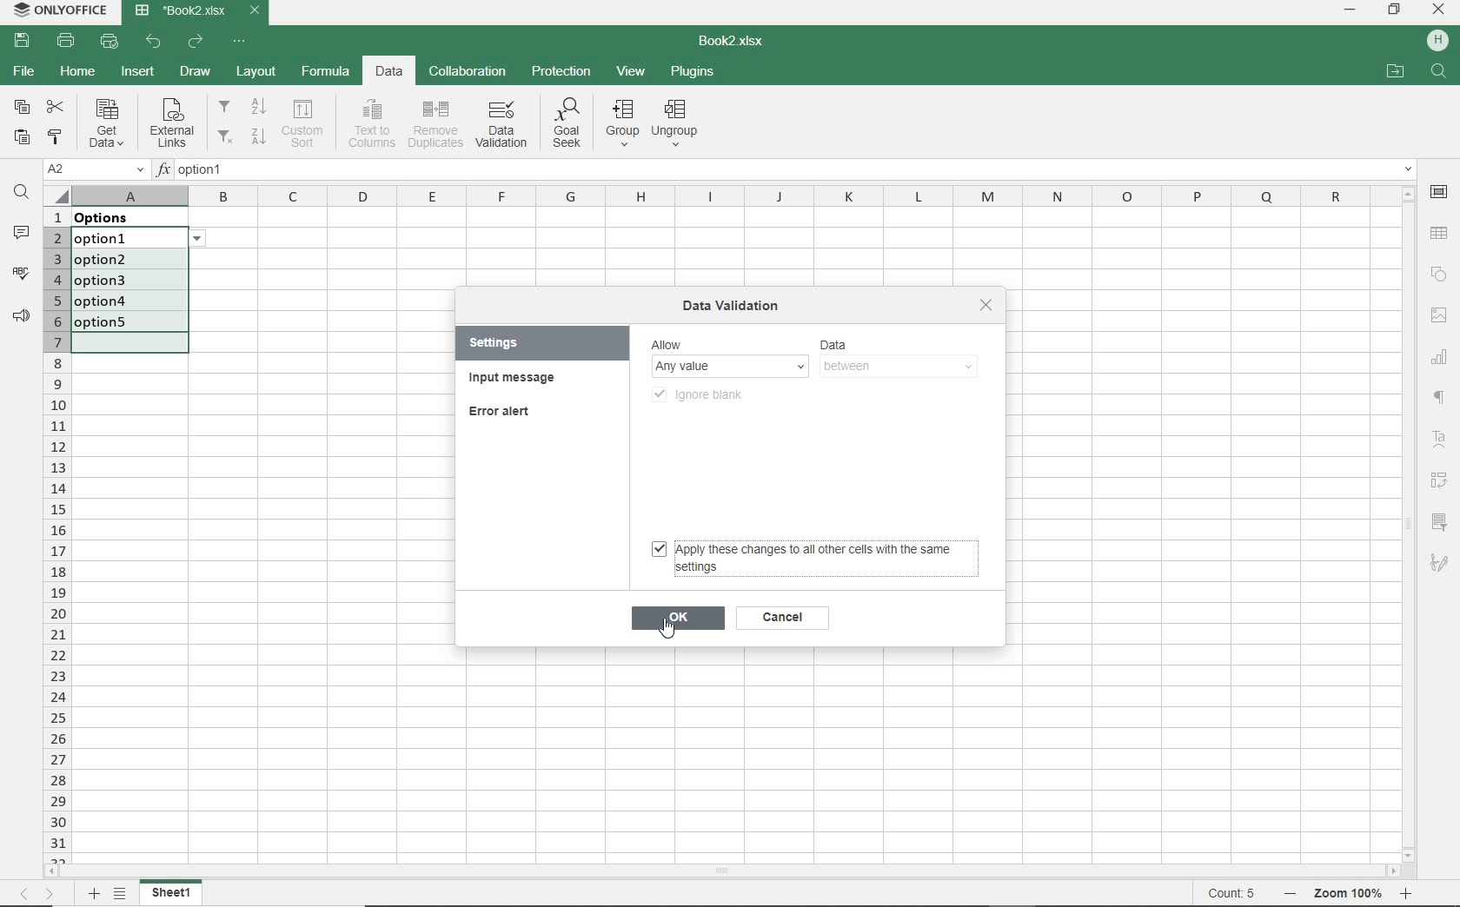 This screenshot has height=907, width=1460. What do you see at coordinates (732, 195) in the screenshot?
I see `COLUMNS` at bounding box center [732, 195].